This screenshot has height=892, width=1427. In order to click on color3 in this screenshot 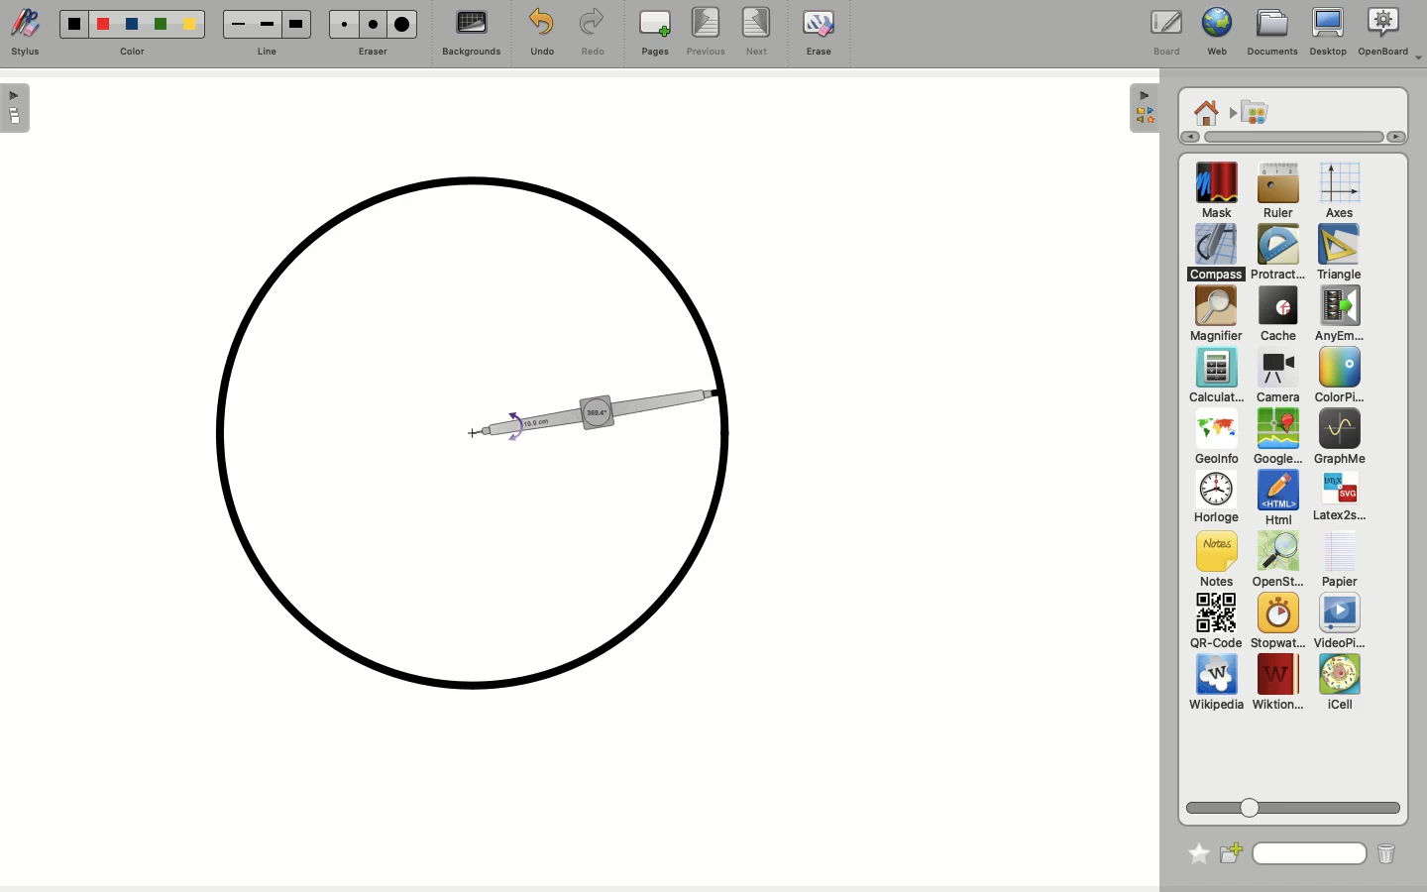, I will do `click(131, 25)`.